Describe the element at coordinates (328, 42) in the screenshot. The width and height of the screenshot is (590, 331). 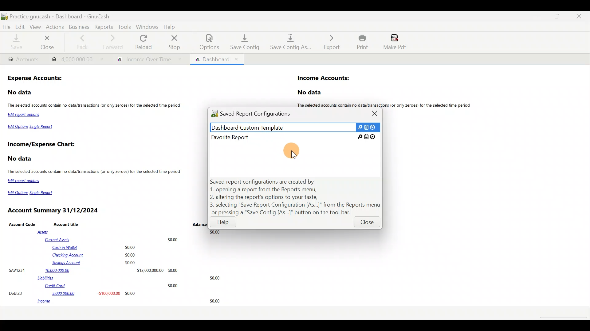
I see `Export` at that location.